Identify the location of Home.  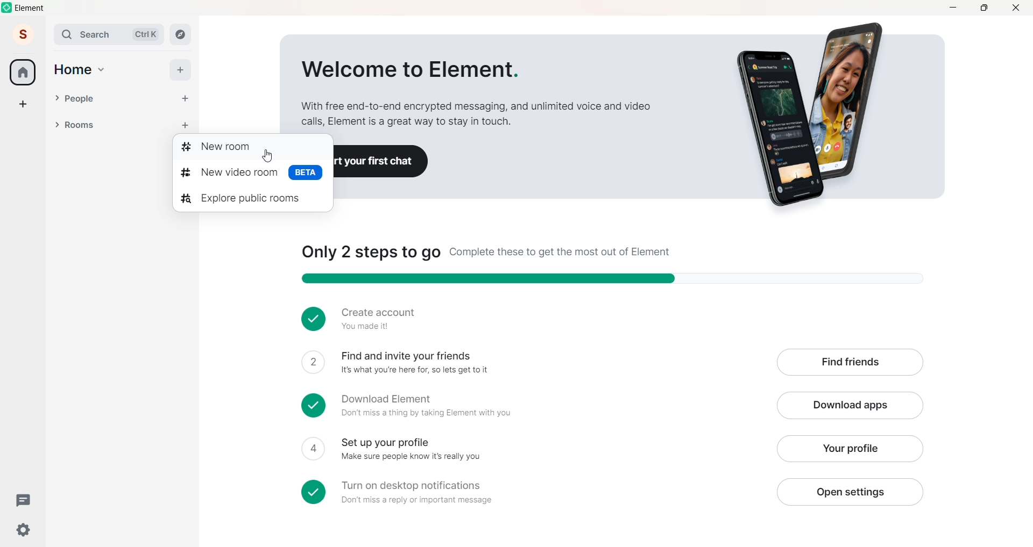
(73, 70).